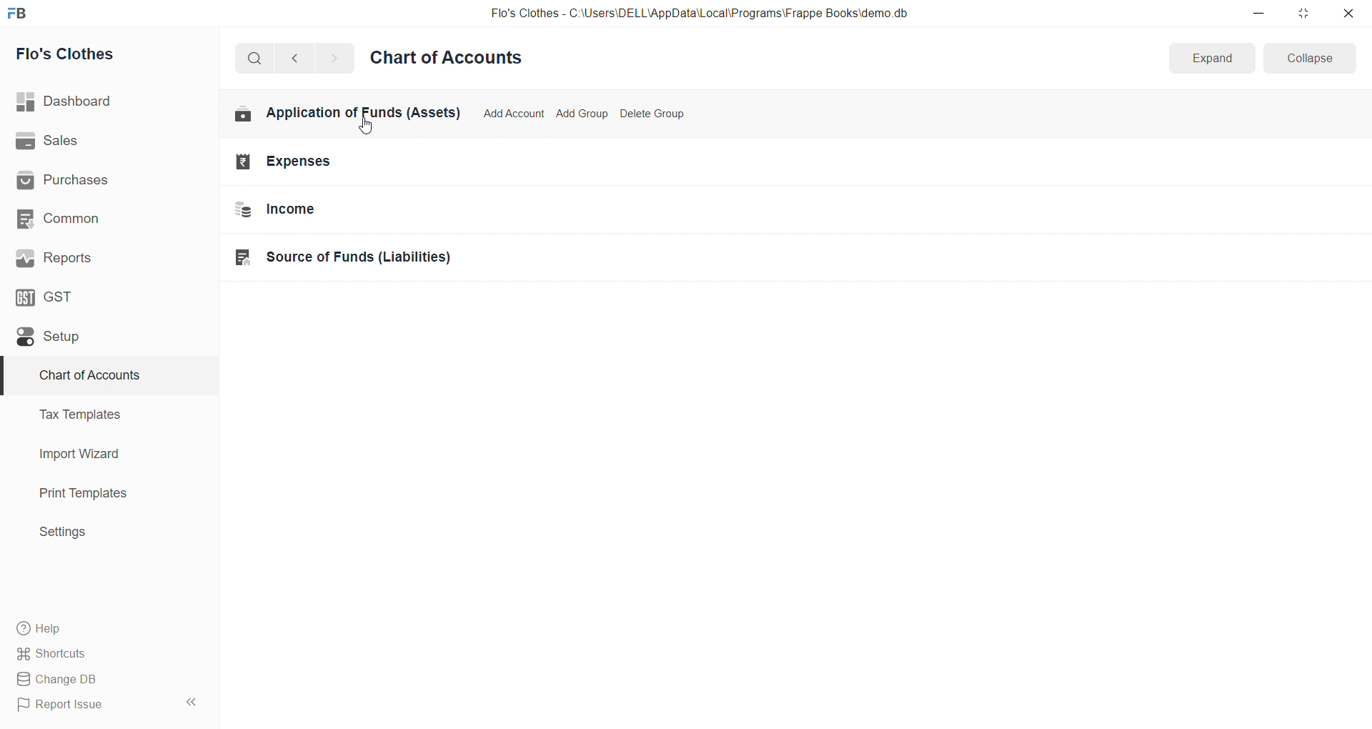 This screenshot has width=1372, height=729. I want to click on Report Issue, so click(89, 705).